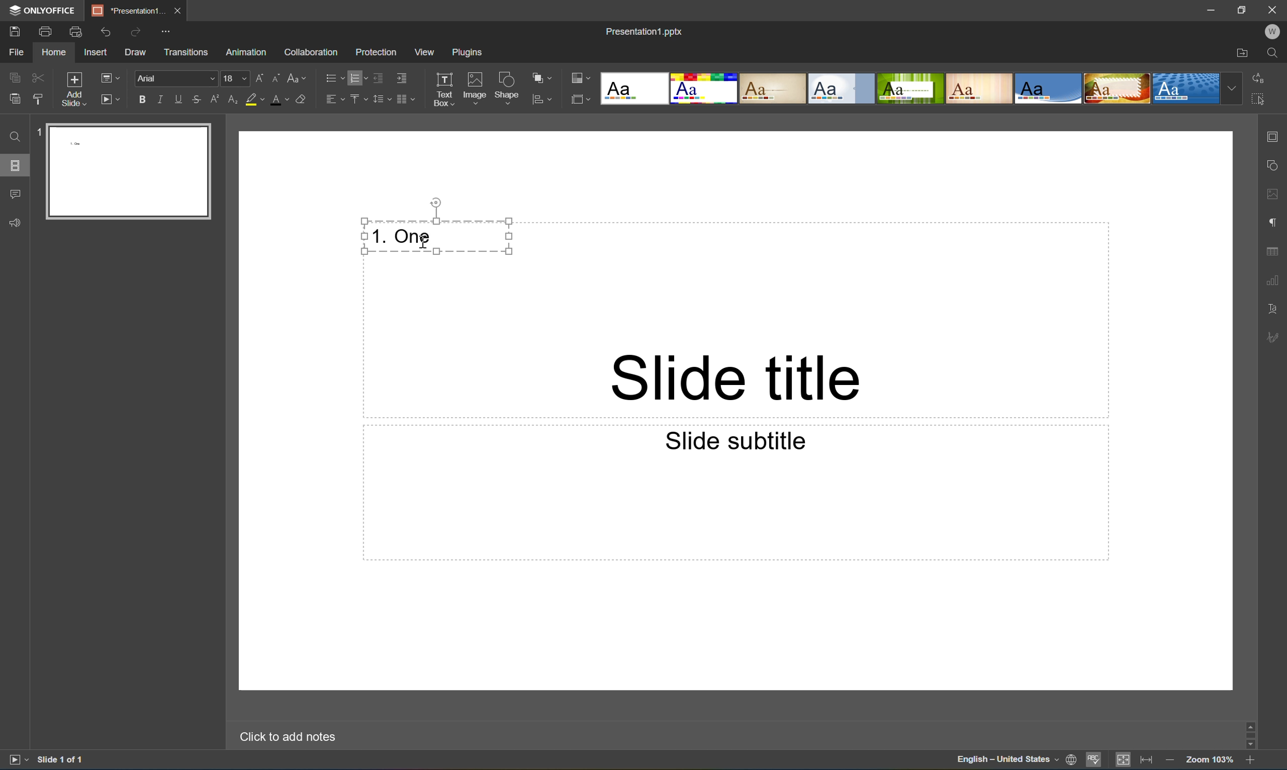  Describe the element at coordinates (111, 34) in the screenshot. I see `Undo` at that location.